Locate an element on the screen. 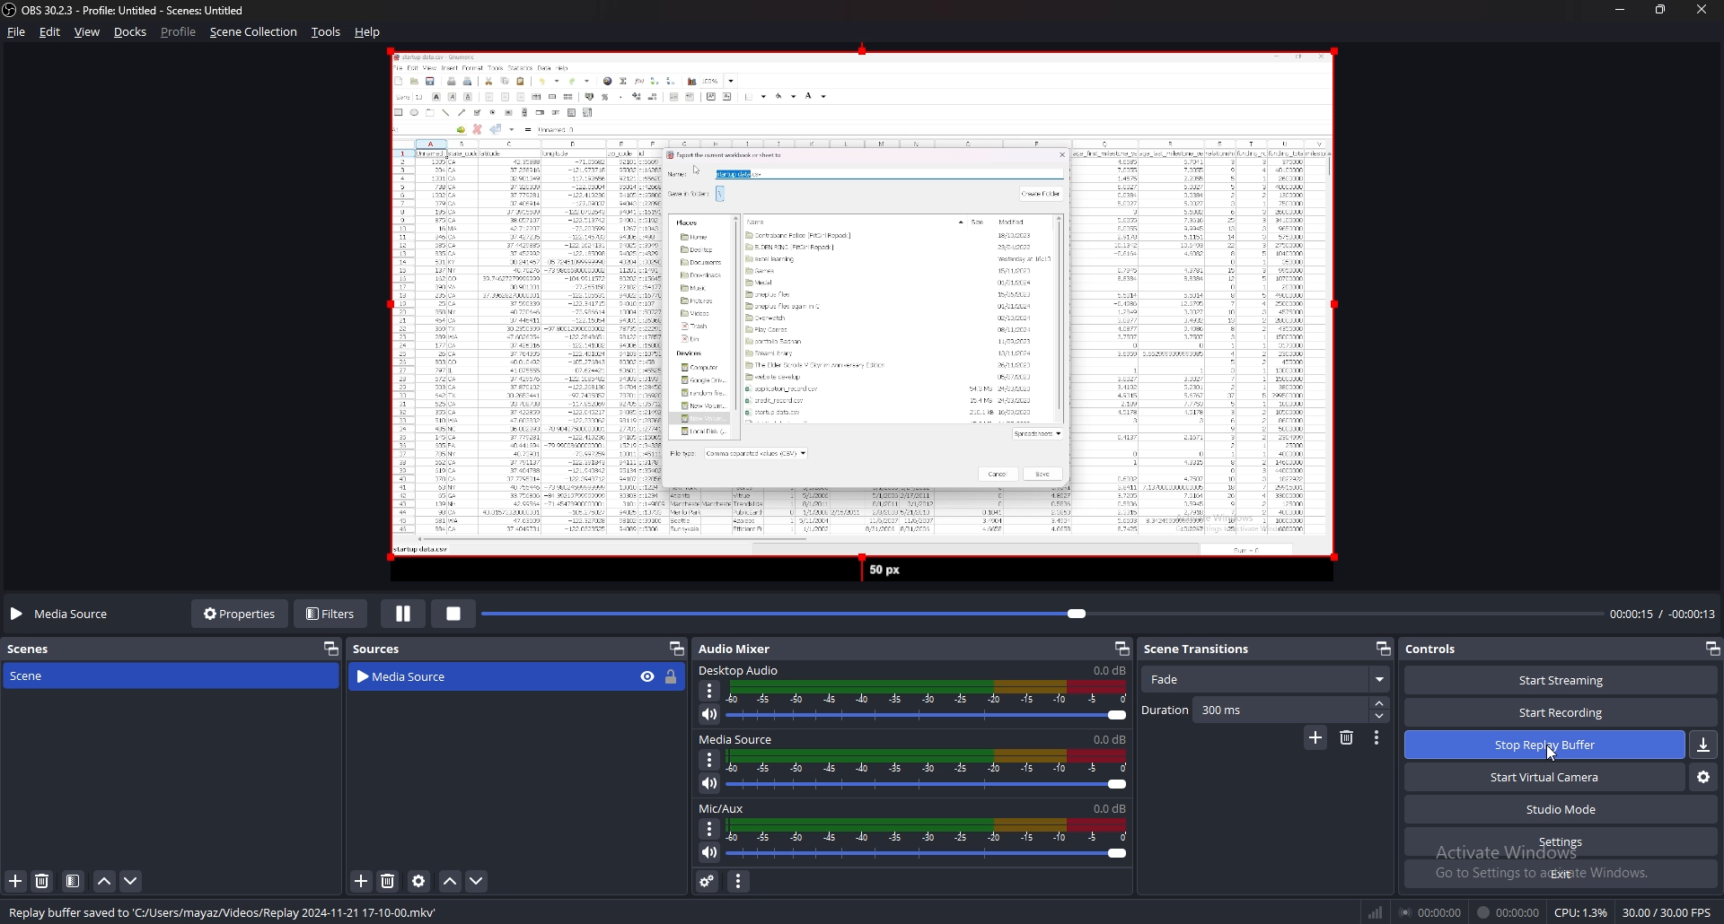 Image resolution: width=1724 pixels, height=924 pixels. docks is located at coordinates (131, 31).